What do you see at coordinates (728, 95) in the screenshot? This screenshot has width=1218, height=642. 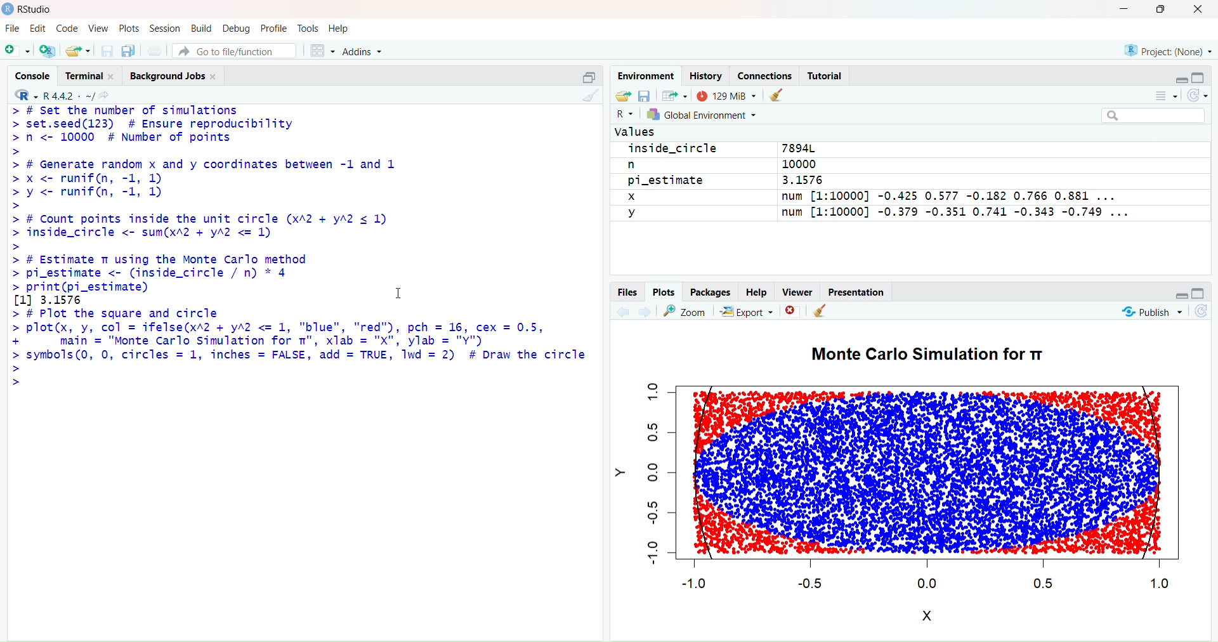 I see `kib used by R session (Source: Windows System)` at bounding box center [728, 95].